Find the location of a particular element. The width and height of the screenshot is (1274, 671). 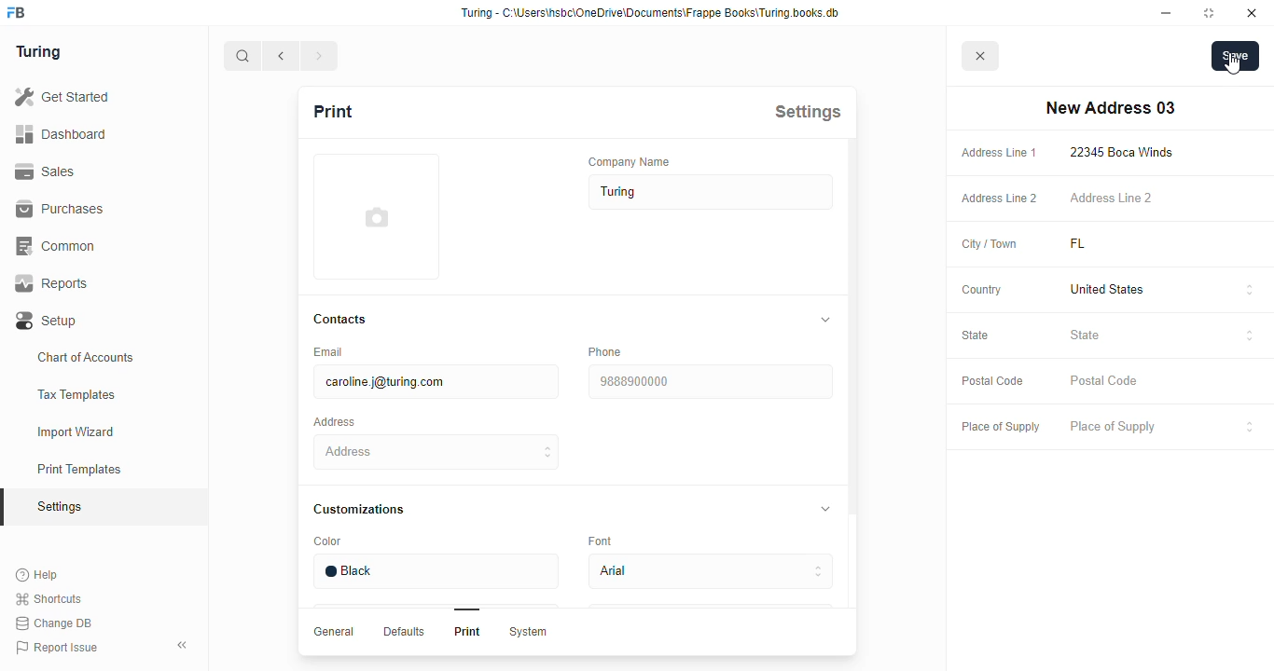

scroll bar is located at coordinates (852, 397).